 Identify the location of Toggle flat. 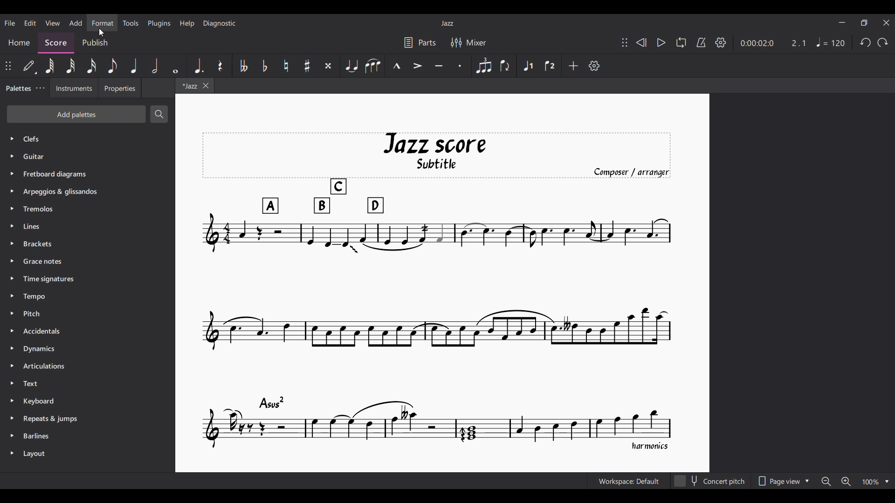
(265, 65).